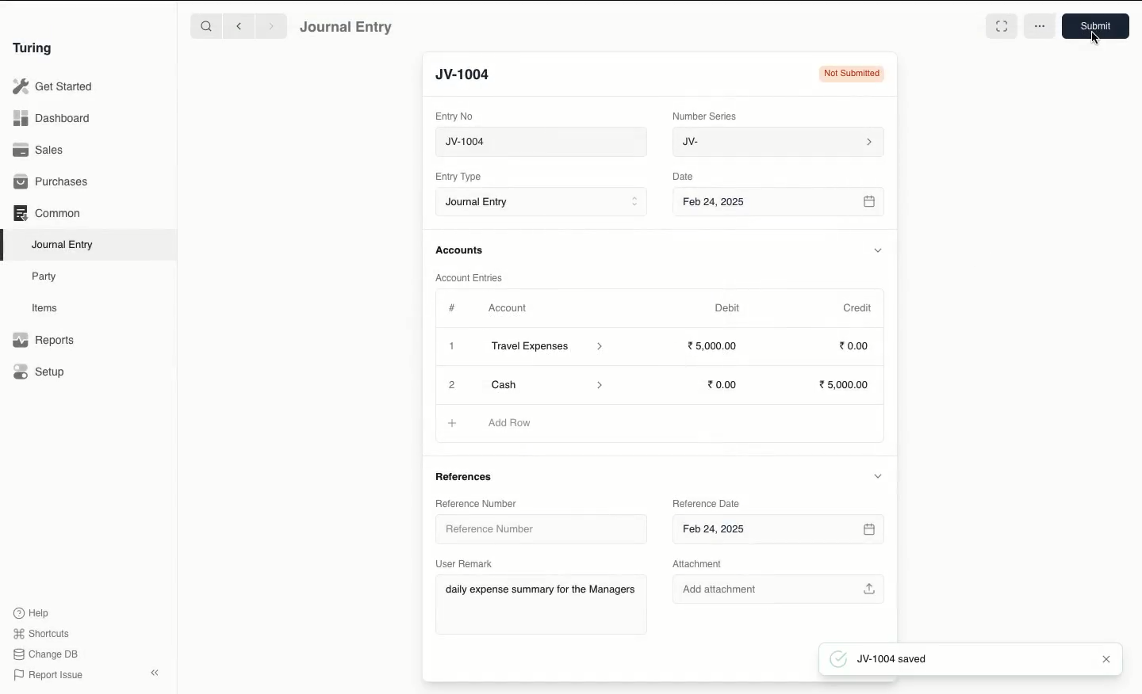 The height and width of the screenshot is (694, 1142). Describe the element at coordinates (1098, 26) in the screenshot. I see `Save` at that location.